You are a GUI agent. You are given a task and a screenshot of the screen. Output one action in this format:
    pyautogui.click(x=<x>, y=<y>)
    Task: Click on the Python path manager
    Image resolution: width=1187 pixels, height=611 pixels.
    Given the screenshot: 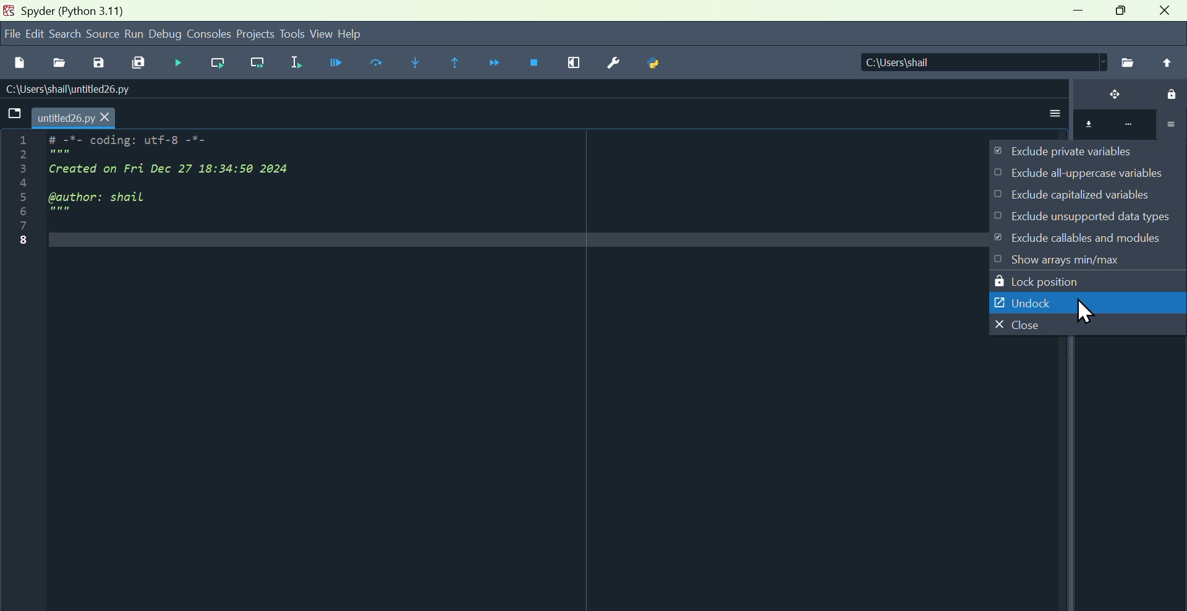 What is the action you would take?
    pyautogui.click(x=657, y=65)
    